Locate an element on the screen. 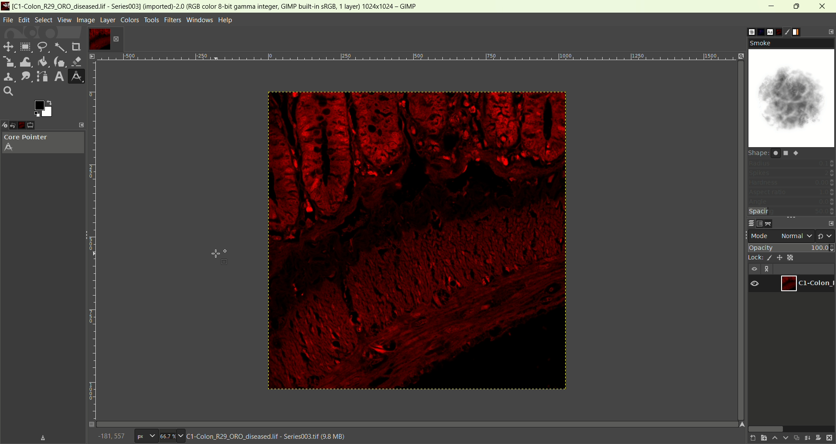 The image size is (836, 444). crop is located at coordinates (77, 47).